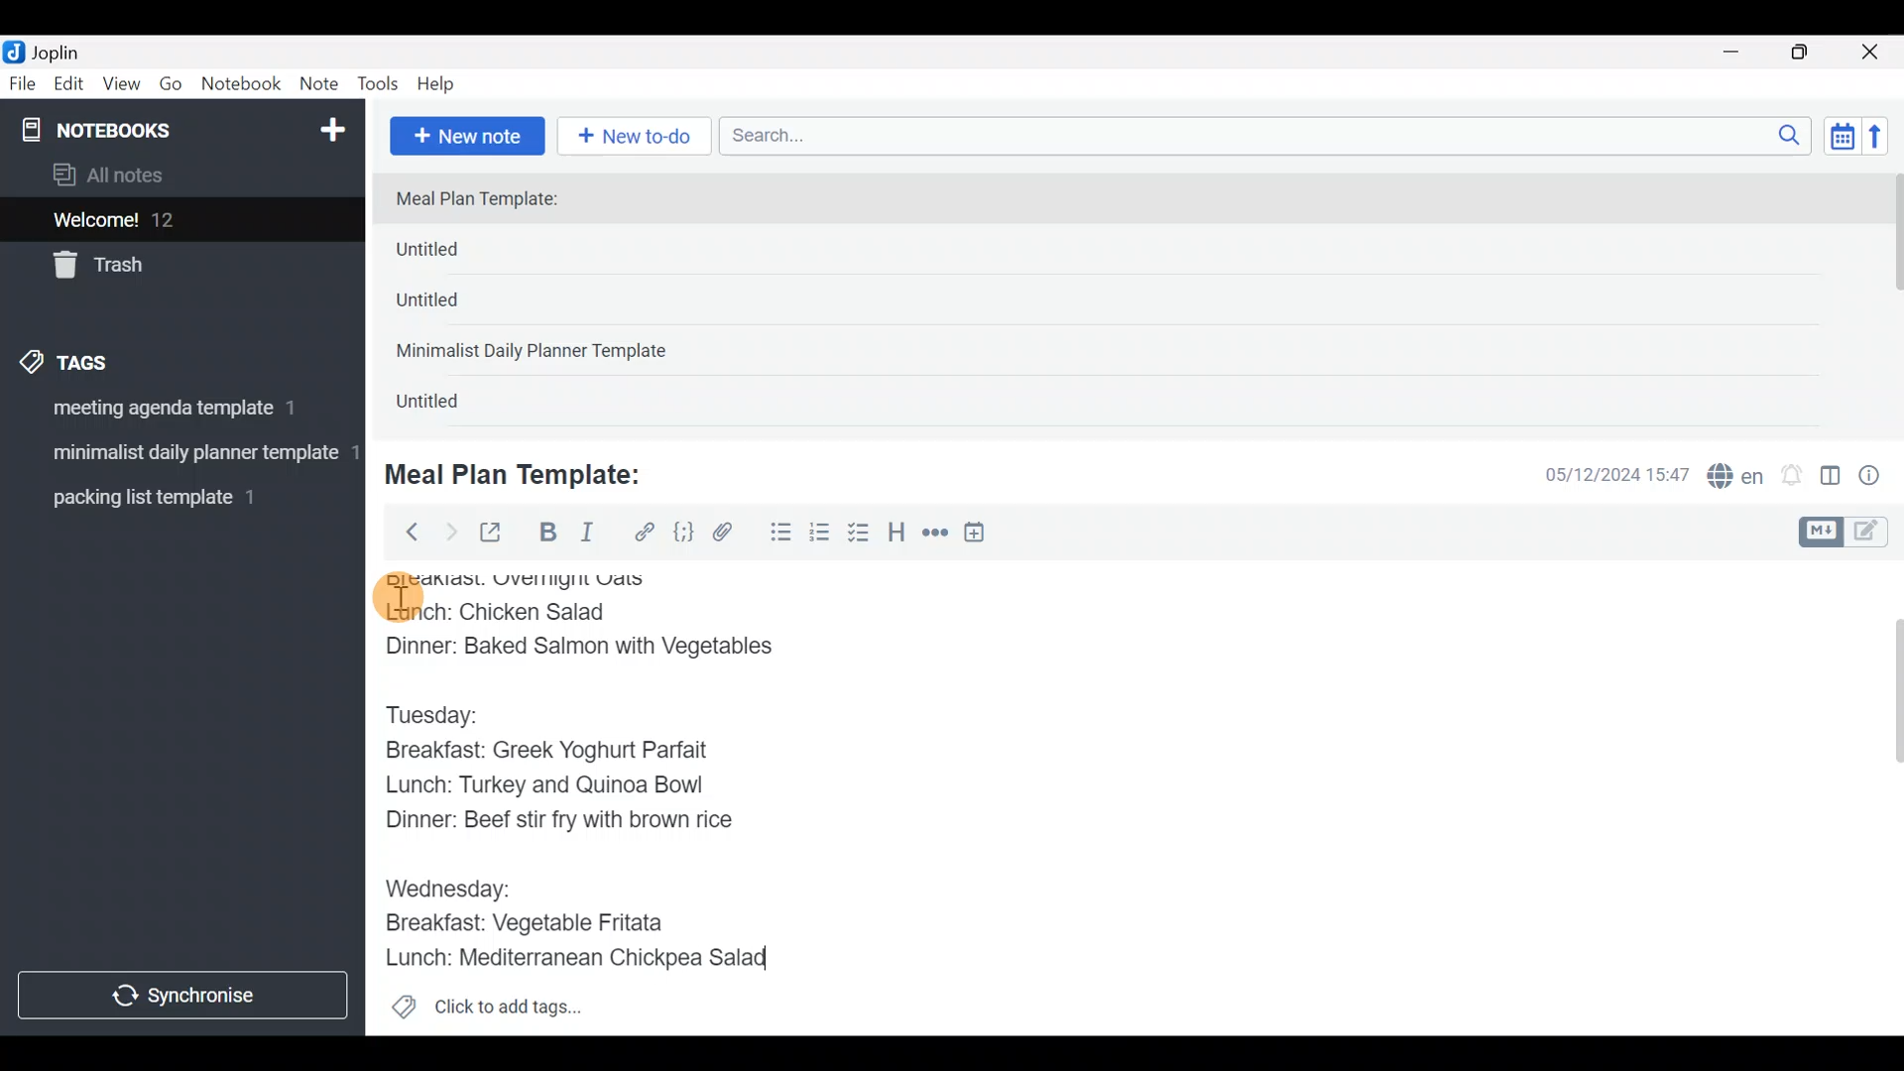  What do you see at coordinates (537, 353) in the screenshot?
I see `Minimalist Daily Planner Template` at bounding box center [537, 353].